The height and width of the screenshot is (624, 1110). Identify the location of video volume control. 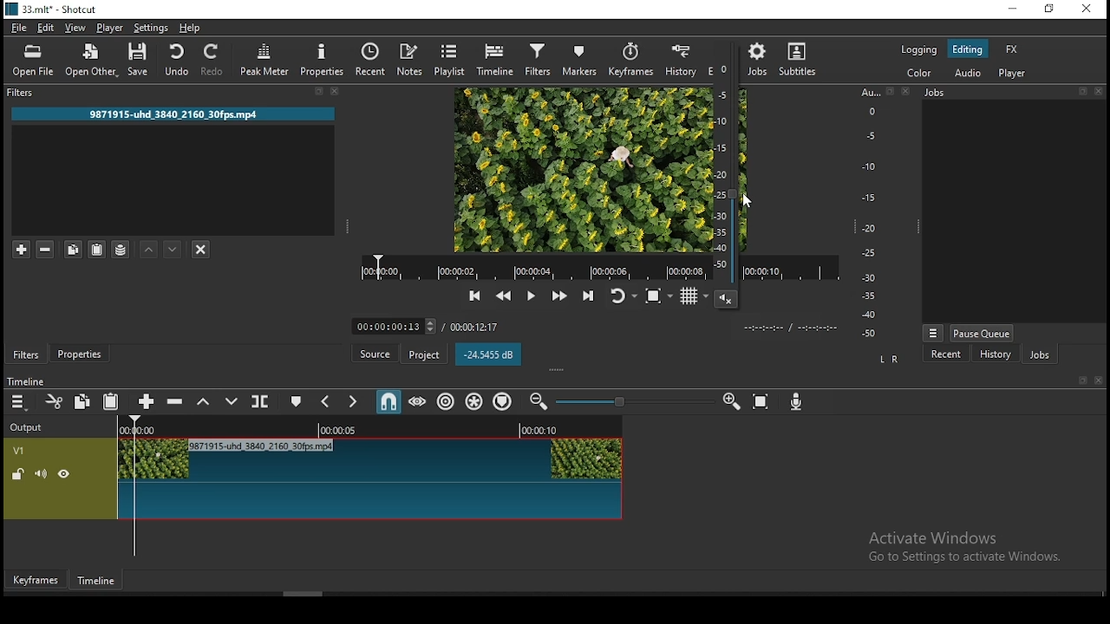
(724, 181).